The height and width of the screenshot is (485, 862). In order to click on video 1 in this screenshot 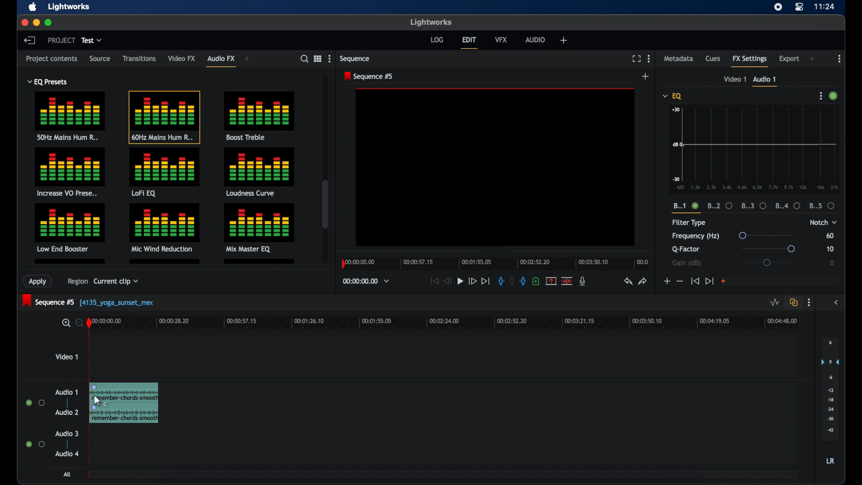, I will do `click(734, 81)`.